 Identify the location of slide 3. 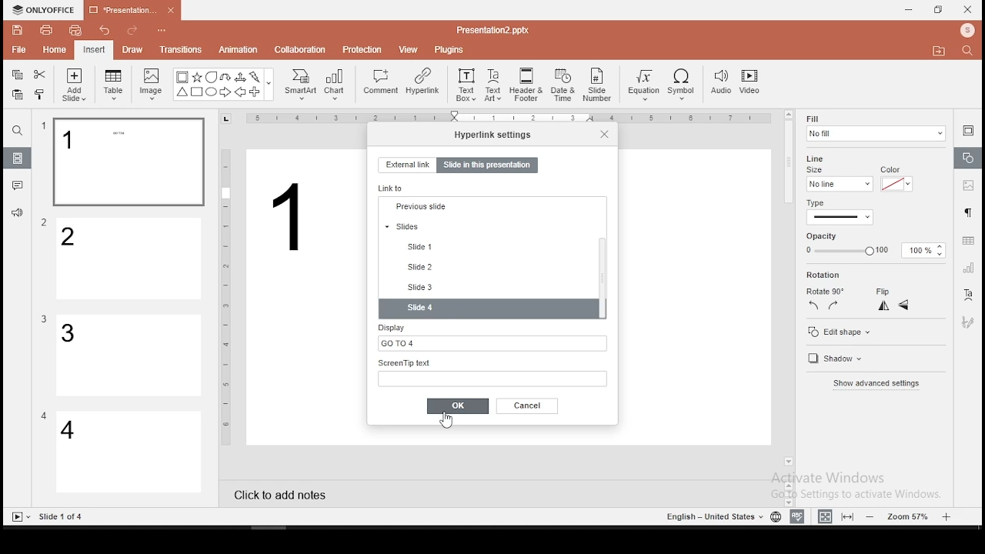
(127, 355).